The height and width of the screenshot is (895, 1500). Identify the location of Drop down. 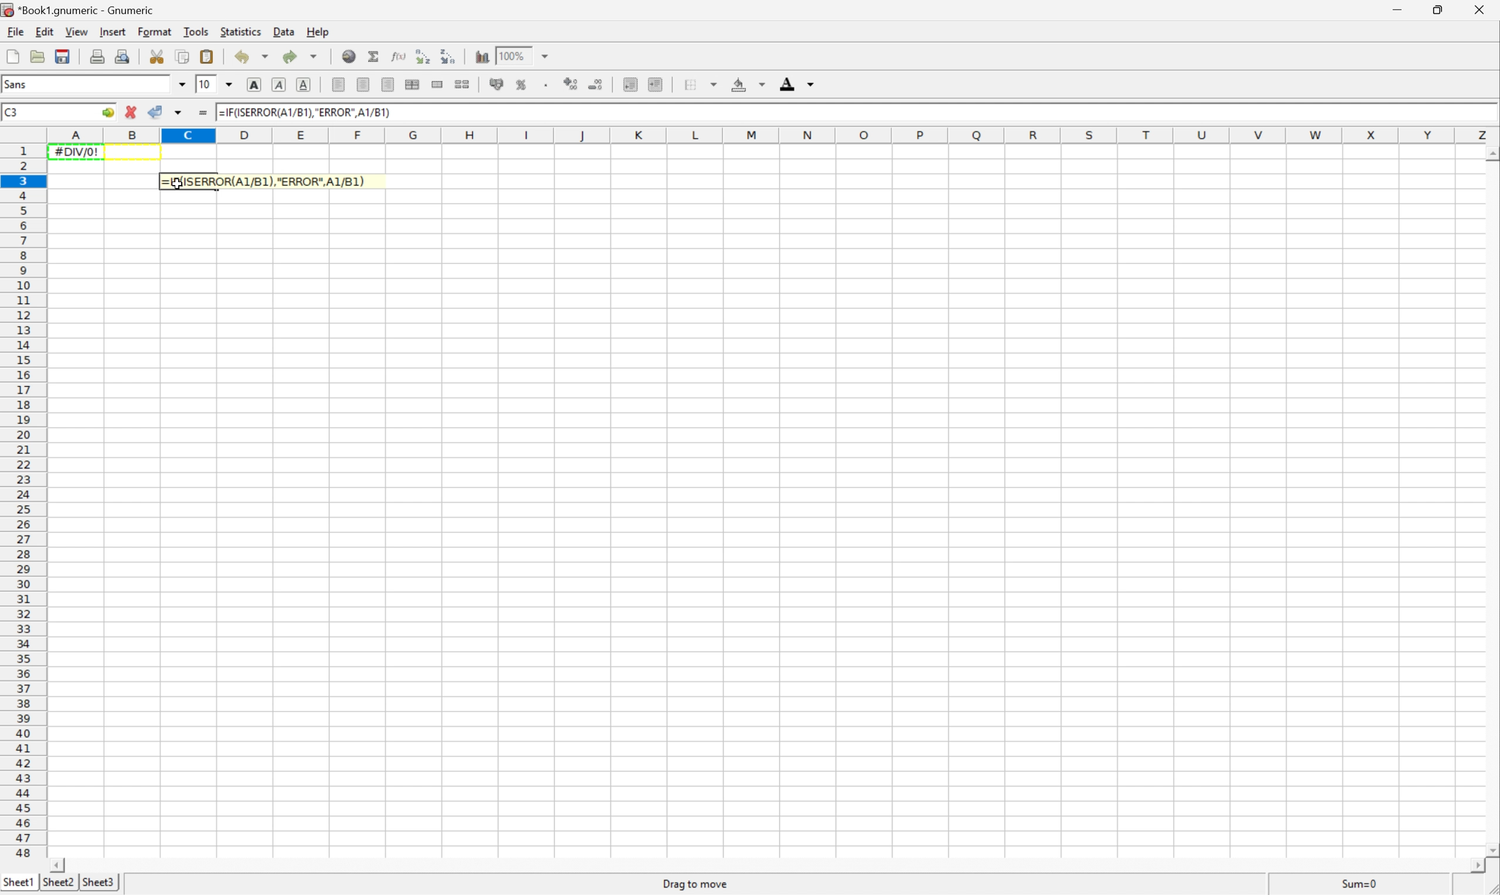
(267, 56).